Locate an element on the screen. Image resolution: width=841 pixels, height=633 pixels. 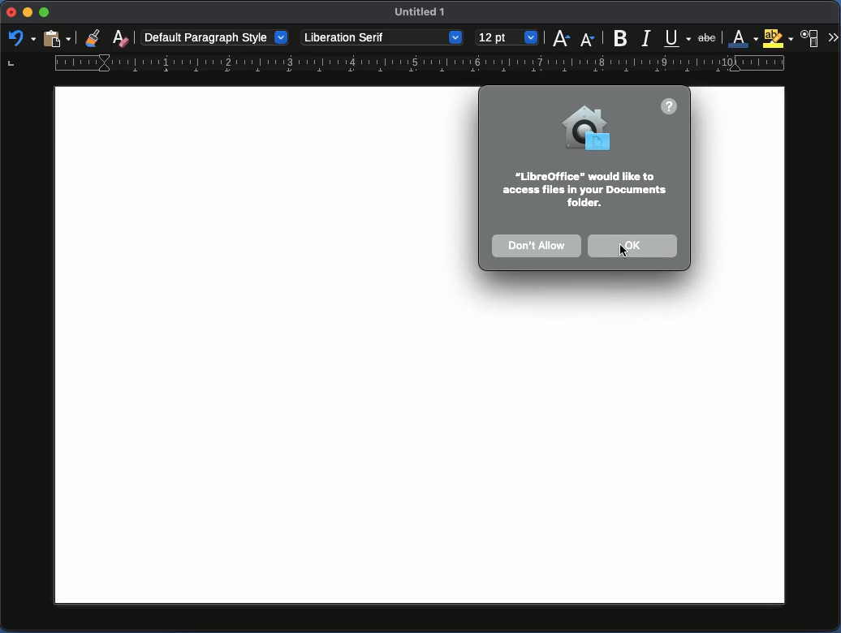
Size decrease is located at coordinates (588, 37).